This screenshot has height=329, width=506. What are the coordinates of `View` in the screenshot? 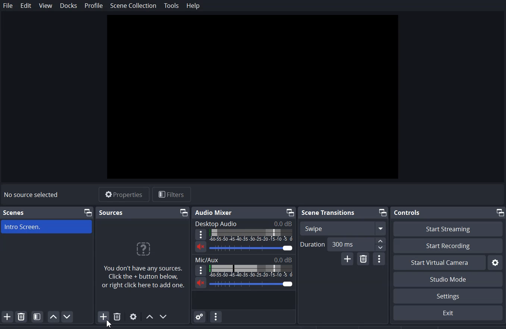 It's located at (46, 6).